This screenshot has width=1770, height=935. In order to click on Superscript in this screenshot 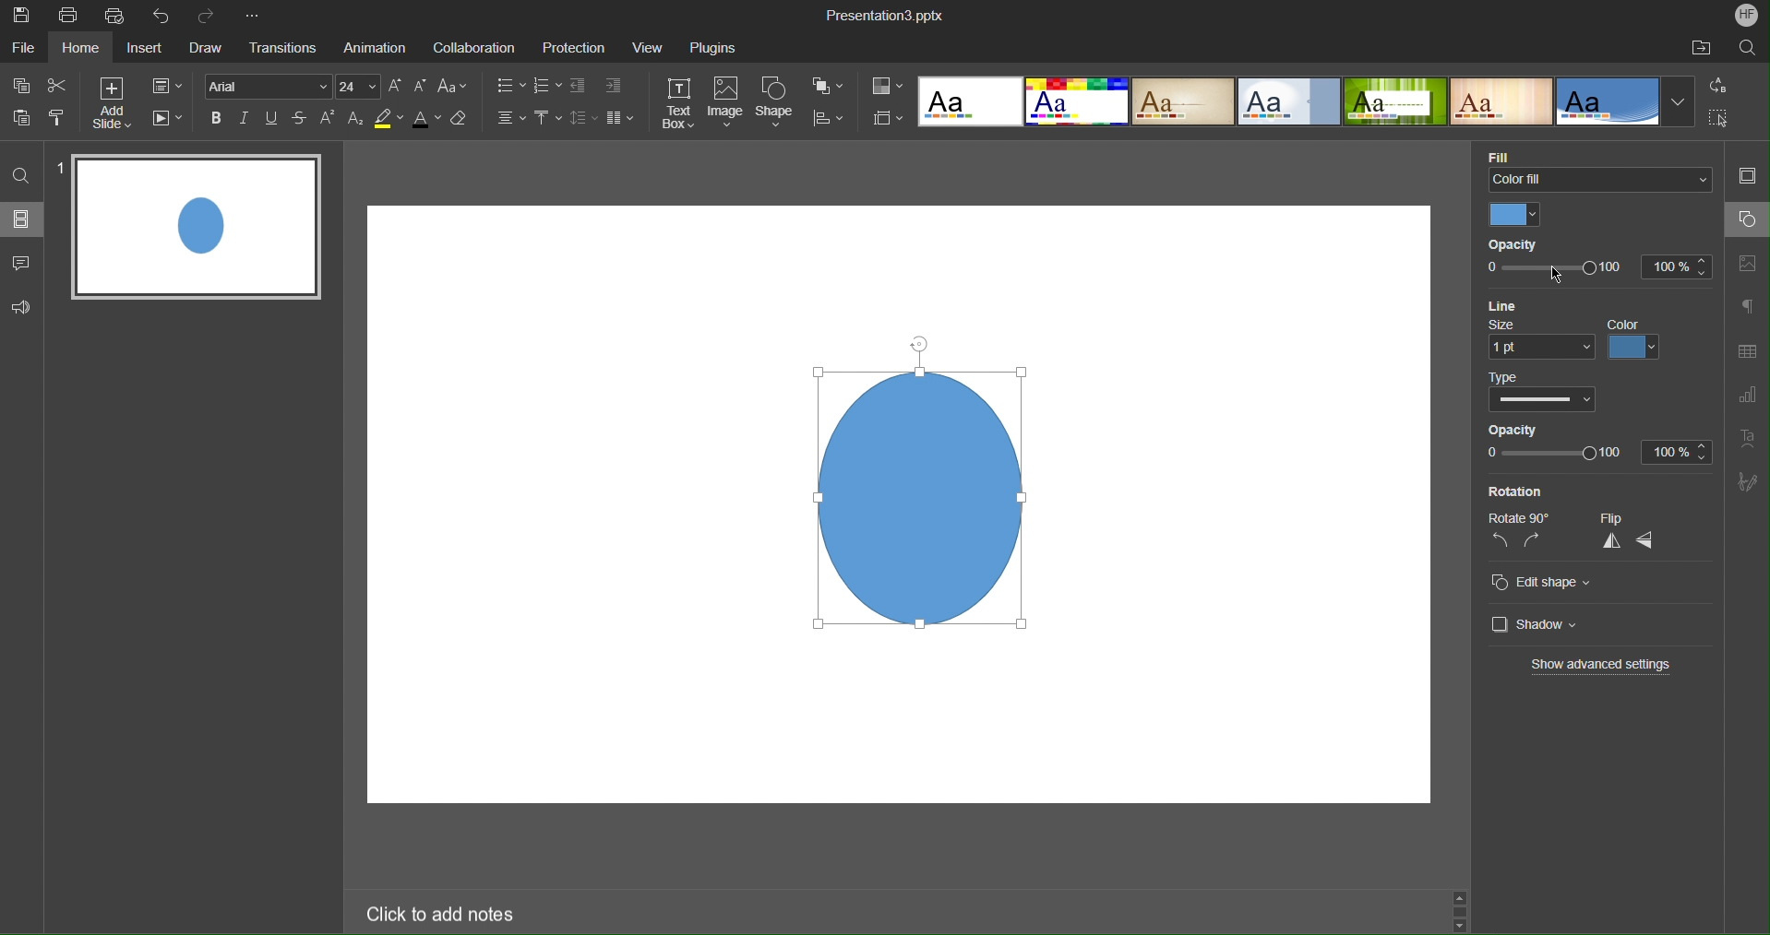, I will do `click(328, 121)`.